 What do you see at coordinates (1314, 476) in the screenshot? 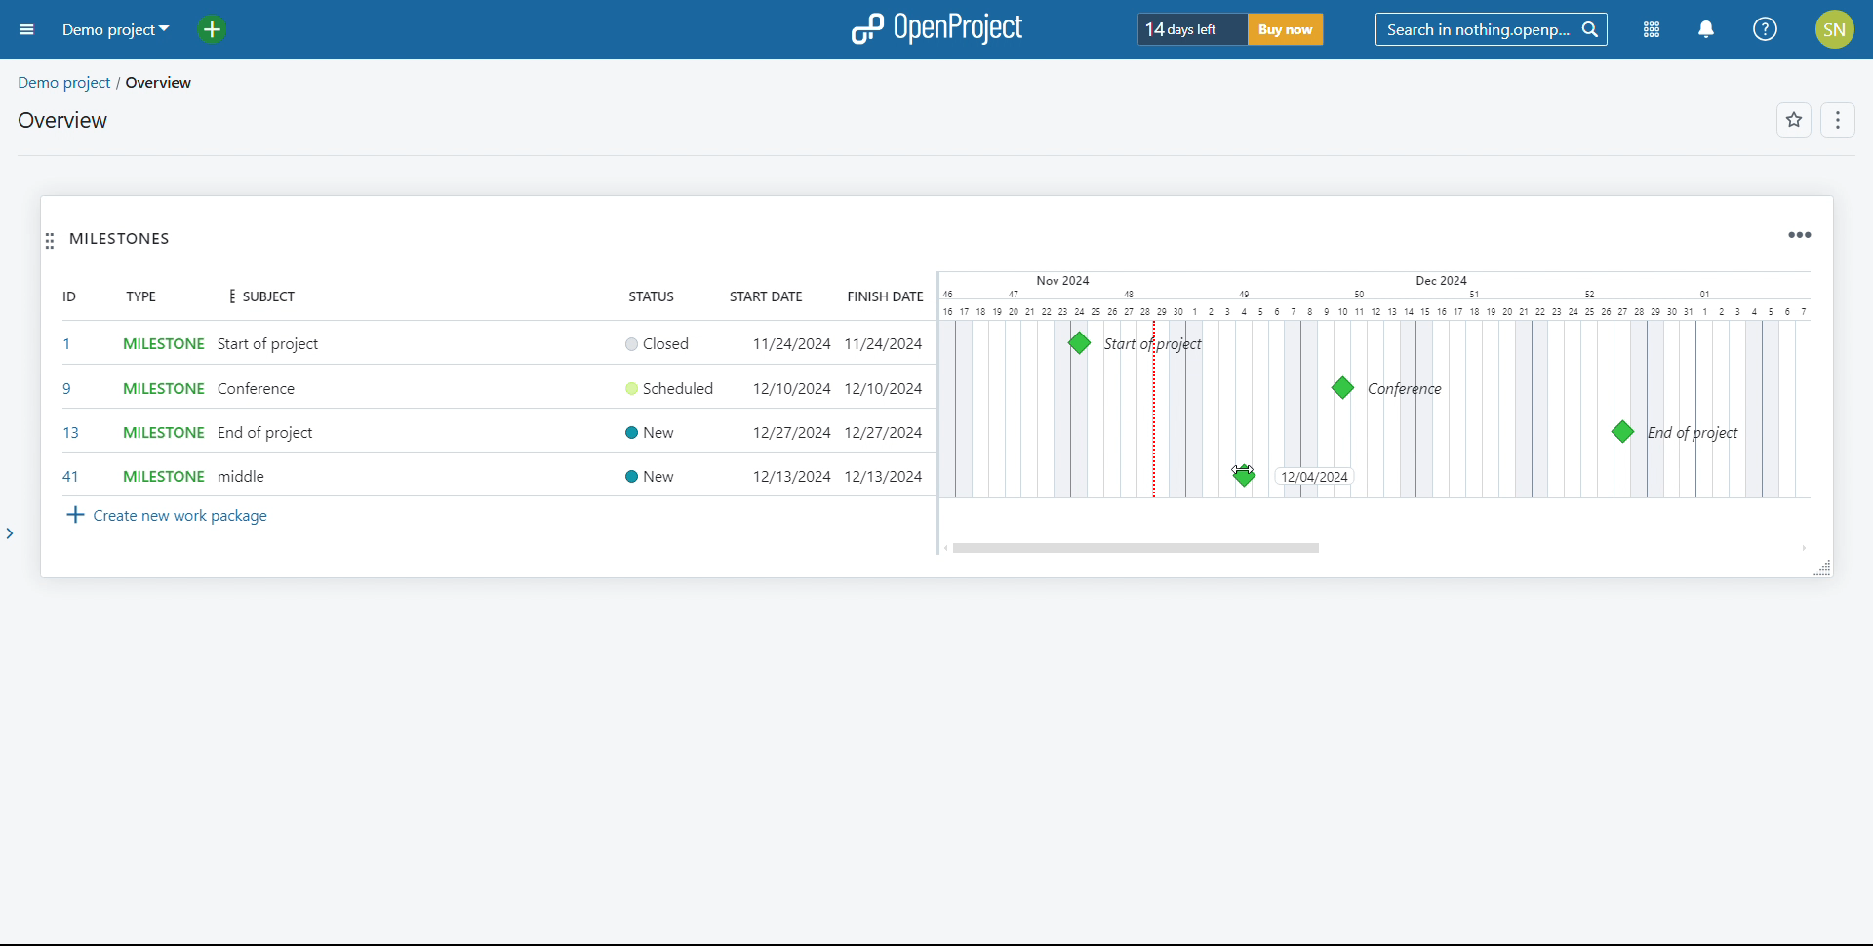
I see `date changed` at bounding box center [1314, 476].